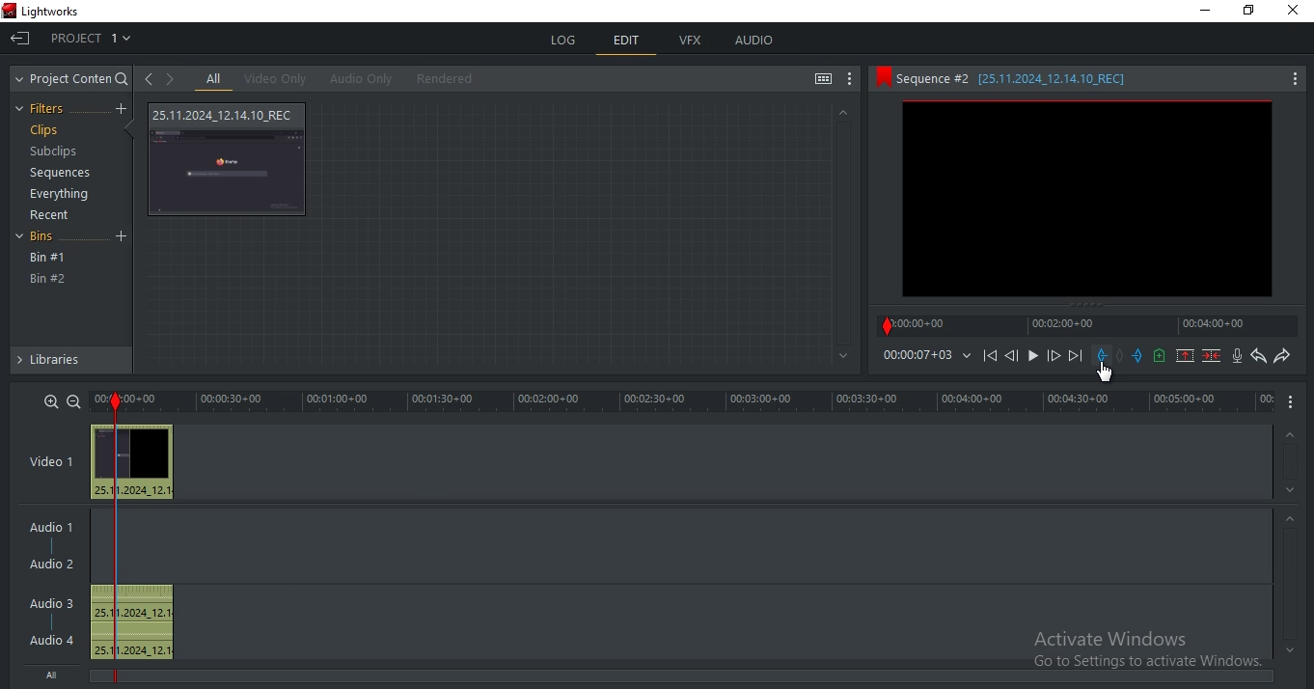 This screenshot has width=1314, height=689. What do you see at coordinates (230, 159) in the screenshot?
I see `video` at bounding box center [230, 159].